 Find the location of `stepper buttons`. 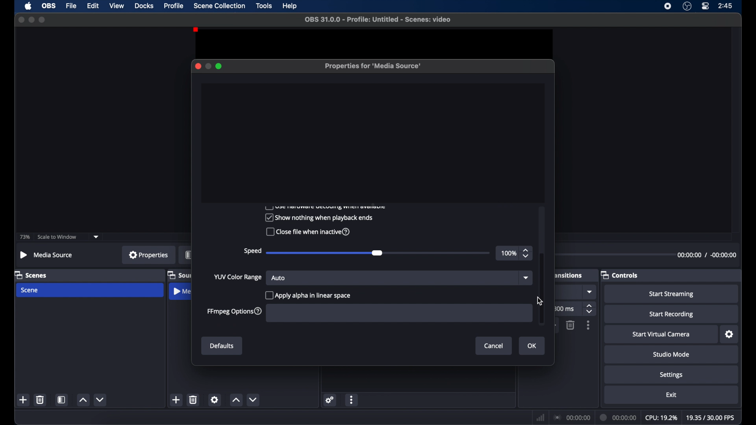

stepper buttons is located at coordinates (527, 253).